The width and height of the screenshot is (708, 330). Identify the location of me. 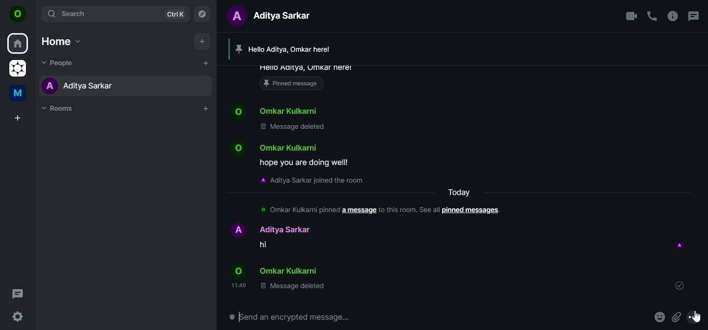
(19, 95).